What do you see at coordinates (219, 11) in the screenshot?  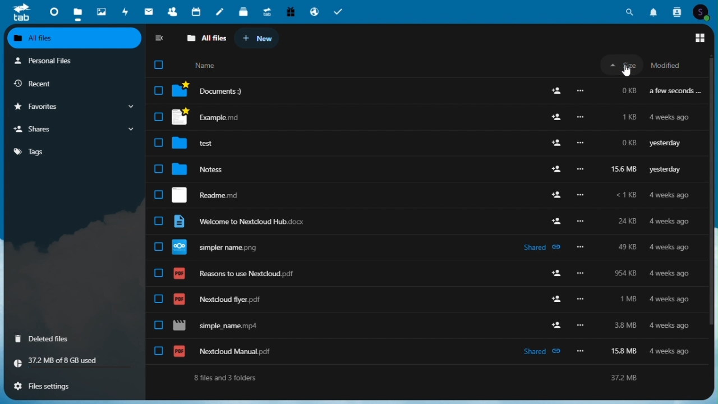 I see `notes` at bounding box center [219, 11].